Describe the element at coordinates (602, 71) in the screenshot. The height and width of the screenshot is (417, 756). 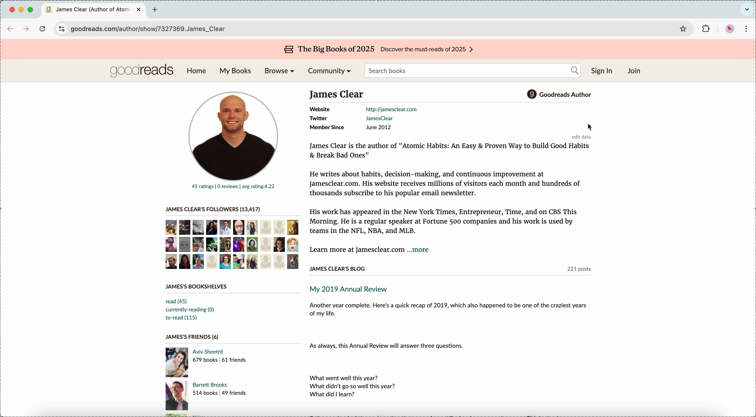
I see `sign in` at that location.